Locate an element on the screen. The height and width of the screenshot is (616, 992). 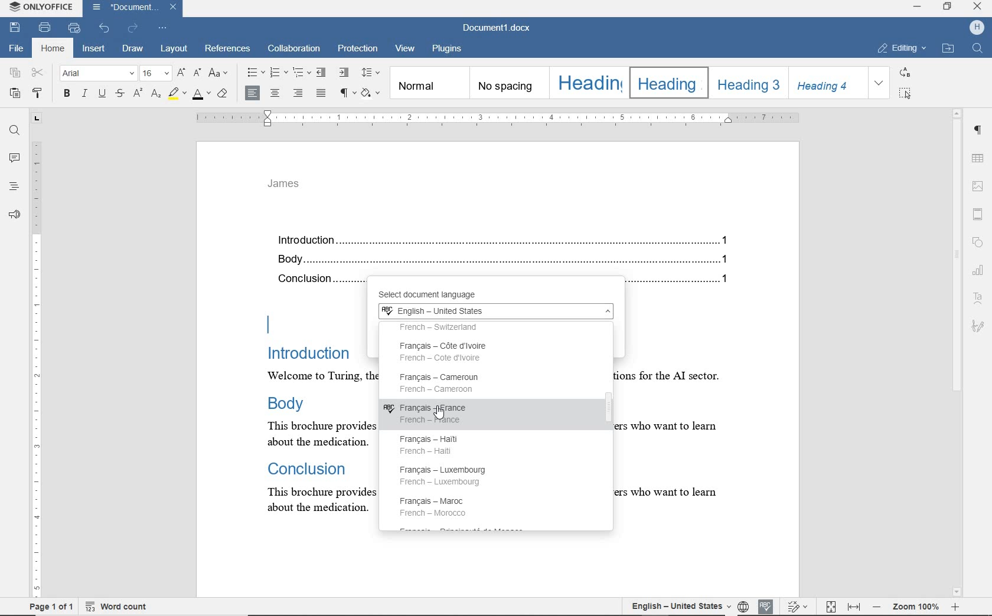
fit to page is located at coordinates (831, 608).